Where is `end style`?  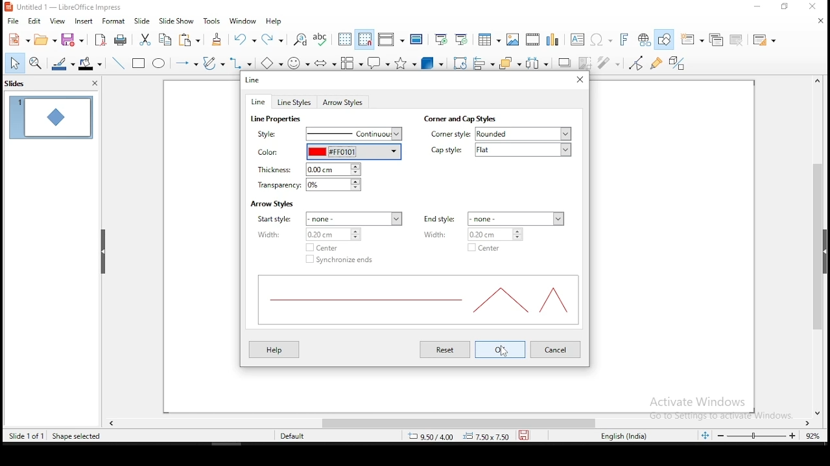
end style is located at coordinates (440, 219).